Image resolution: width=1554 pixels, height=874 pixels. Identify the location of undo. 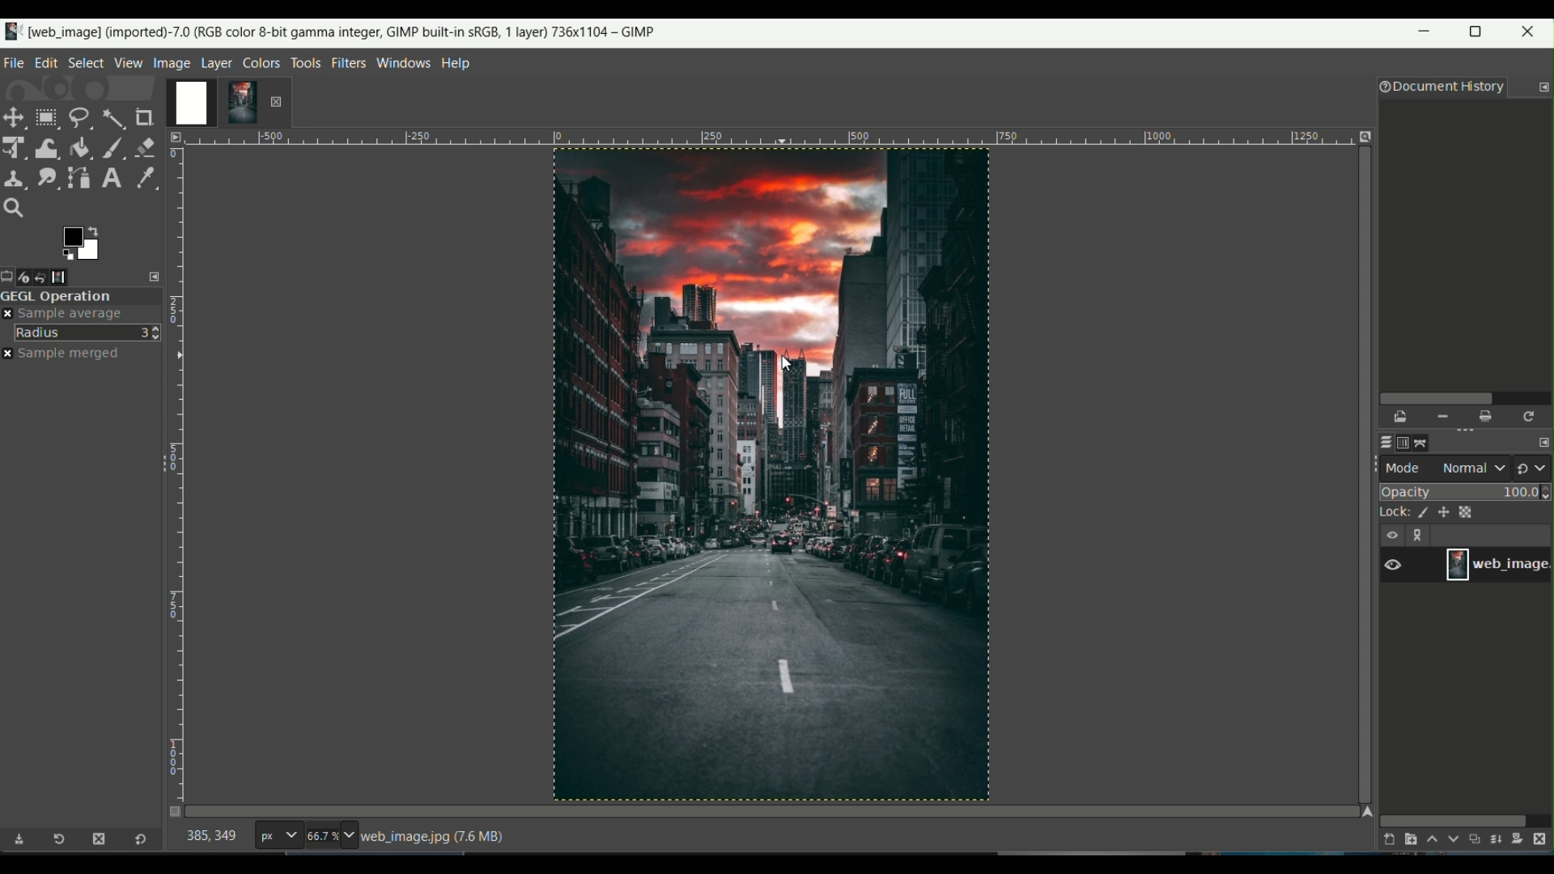
(50, 276).